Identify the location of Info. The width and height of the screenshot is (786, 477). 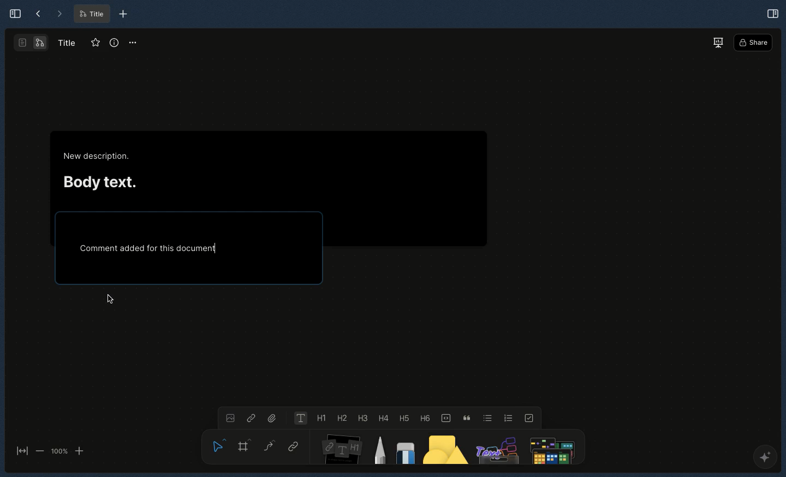
(114, 43).